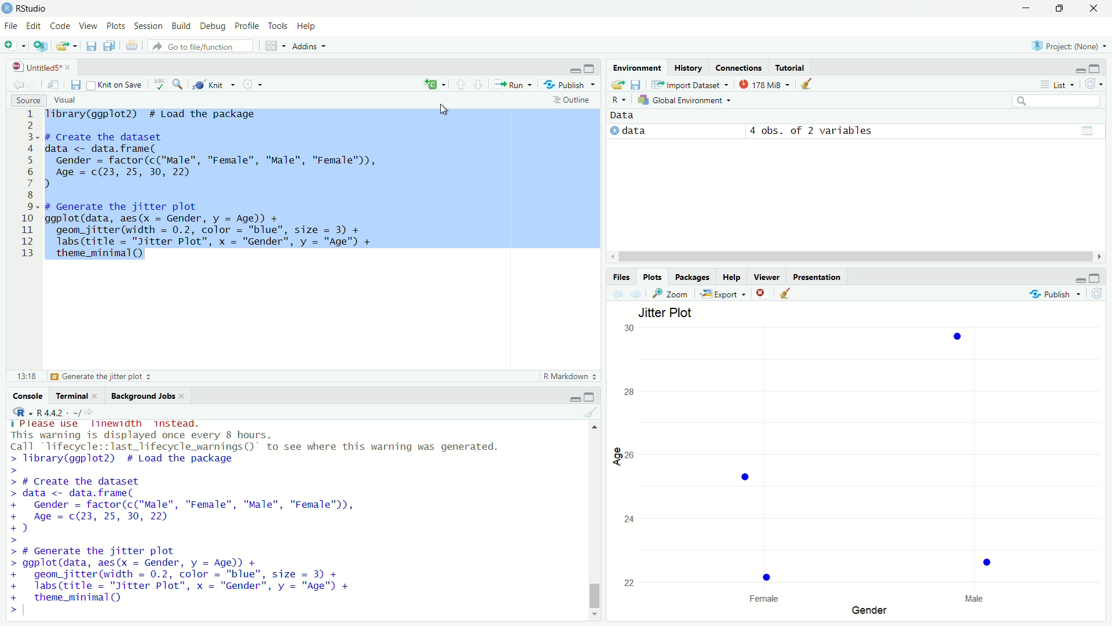 This screenshot has height=626, width=1112. Describe the element at coordinates (514, 83) in the screenshot. I see `run the current line or selection` at that location.